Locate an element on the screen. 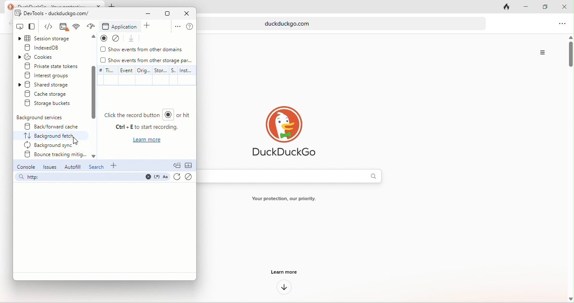 Image resolution: width=574 pixels, height=303 pixels. duck duck go logo is located at coordinates (283, 132).